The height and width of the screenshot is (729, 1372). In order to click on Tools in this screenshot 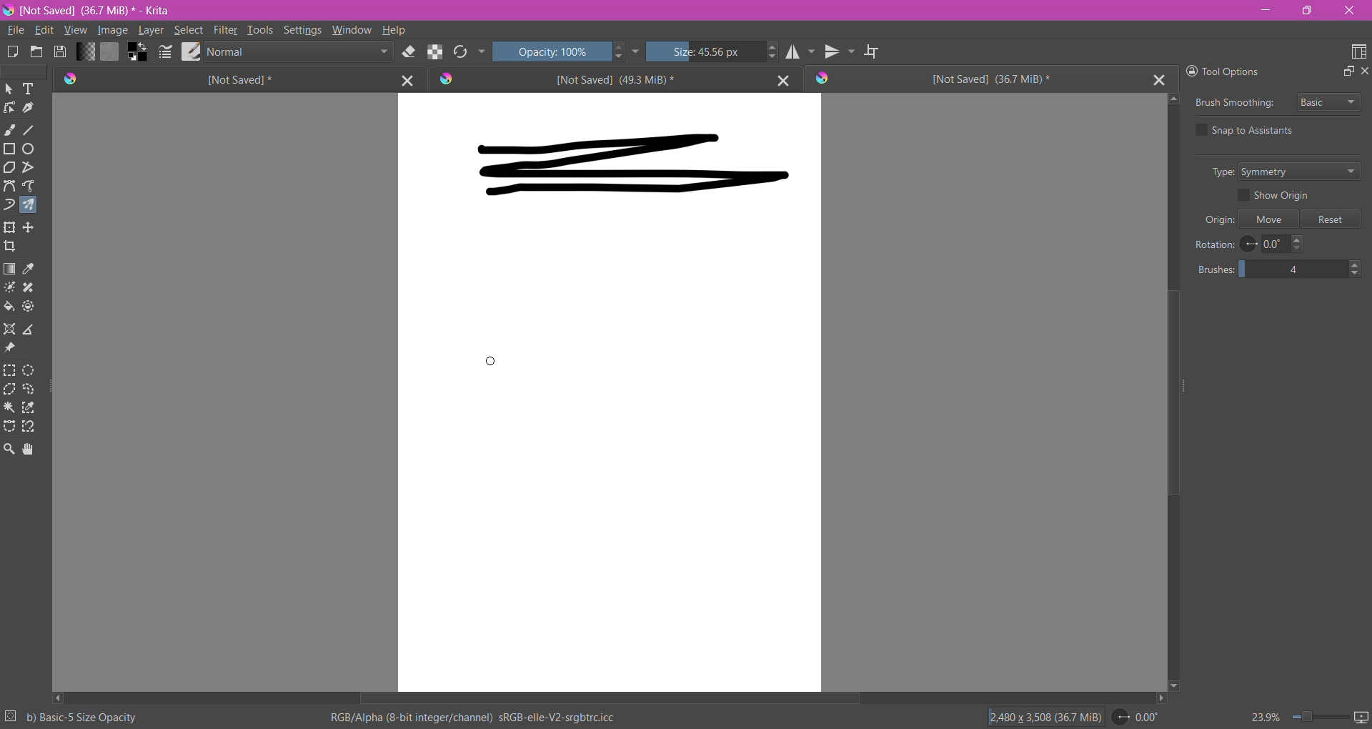, I will do `click(261, 29)`.